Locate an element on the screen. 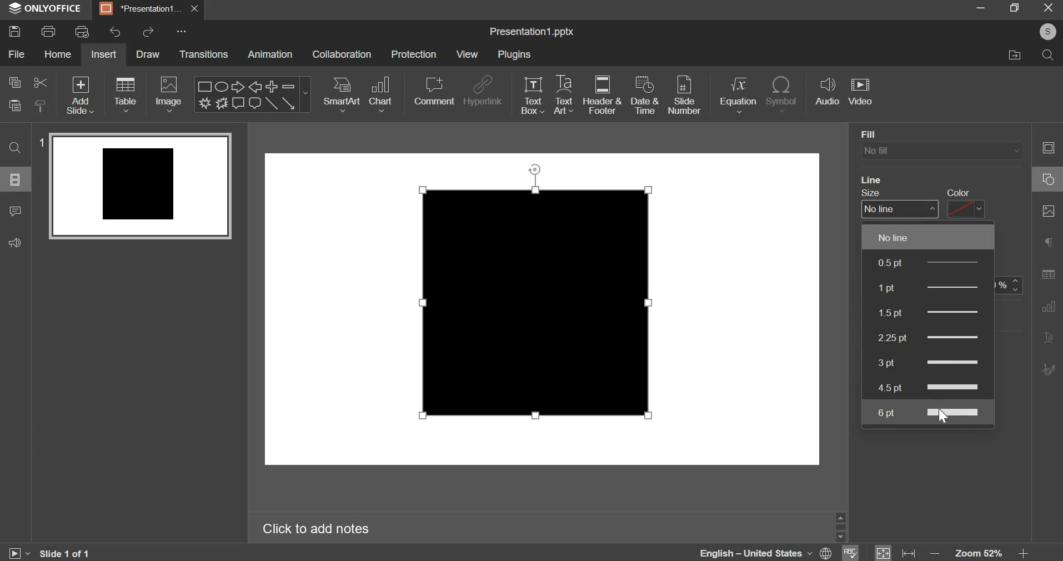  redo is located at coordinates (149, 32).